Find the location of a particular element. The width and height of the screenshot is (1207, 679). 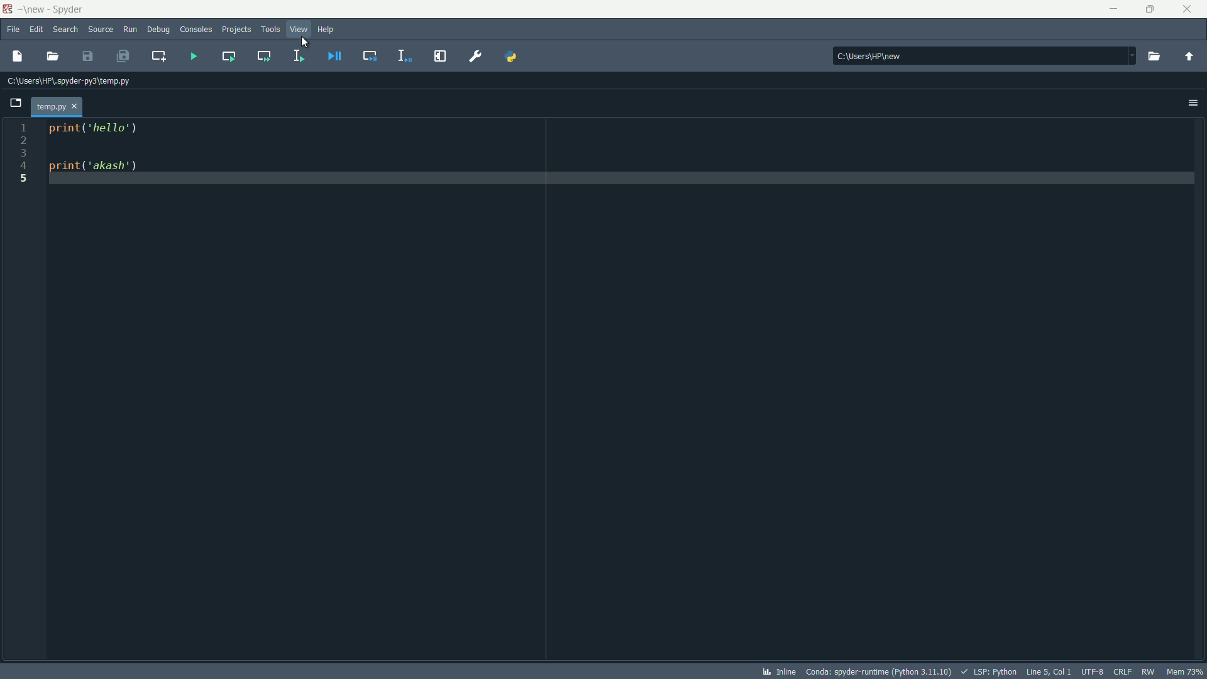

crlf is located at coordinates (1123, 671).